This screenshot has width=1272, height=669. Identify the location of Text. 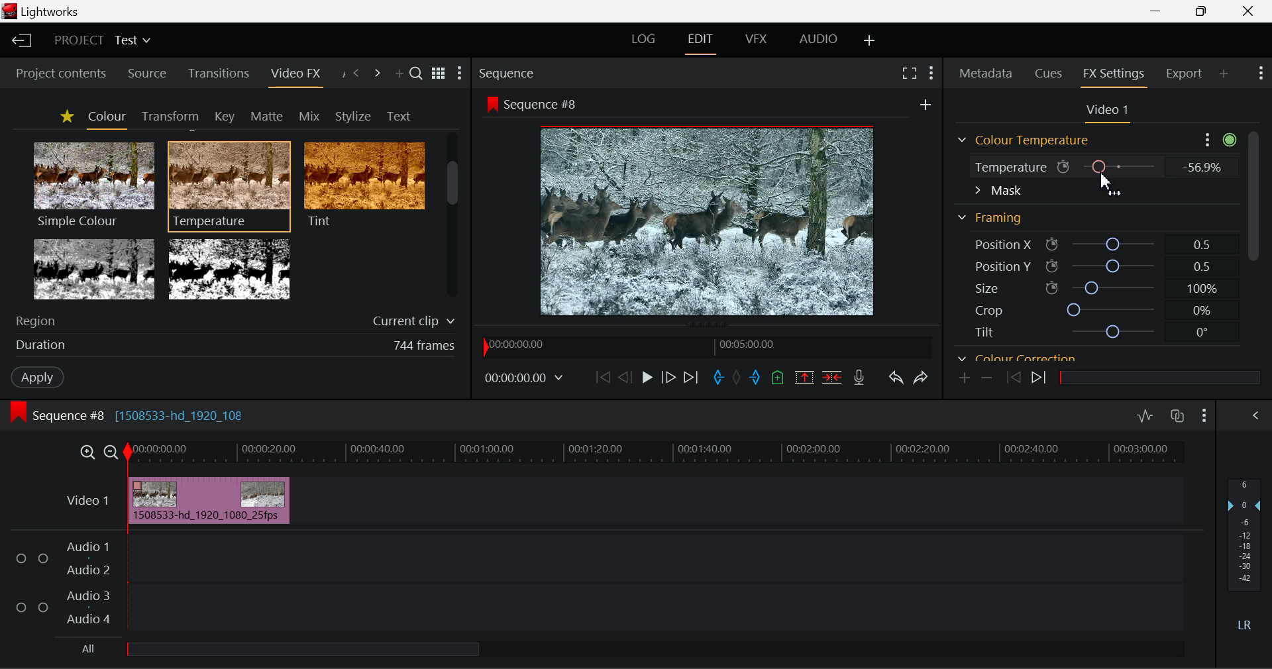
(396, 115).